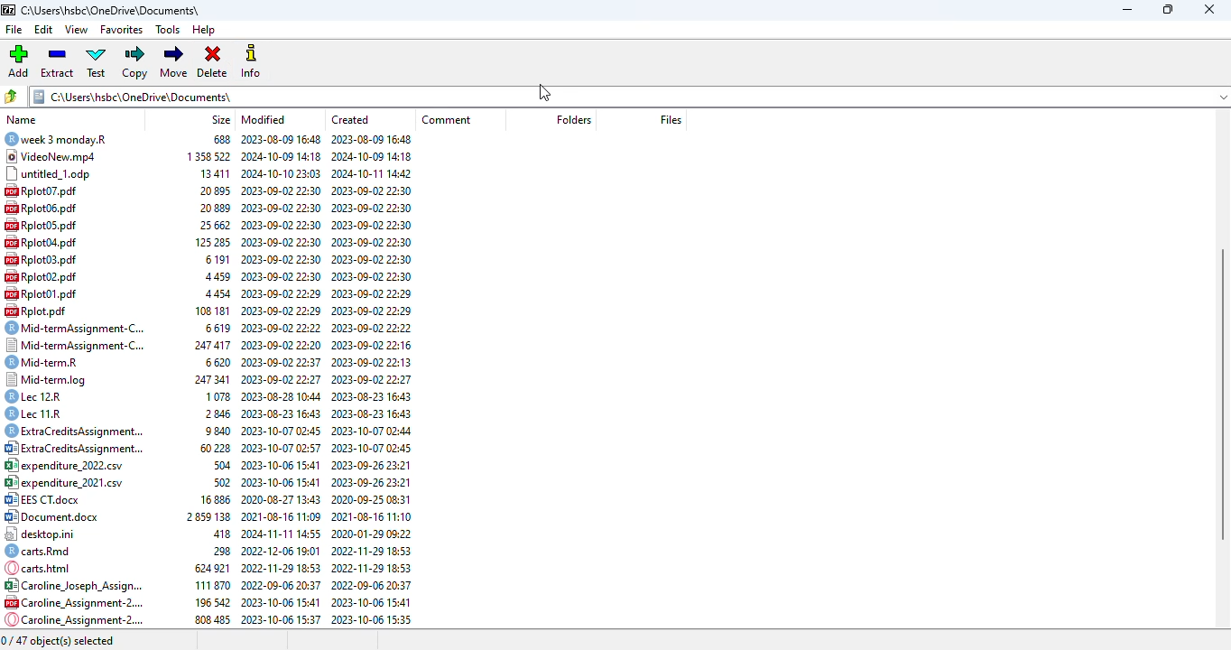  Describe the element at coordinates (25, 120) in the screenshot. I see `name` at that location.